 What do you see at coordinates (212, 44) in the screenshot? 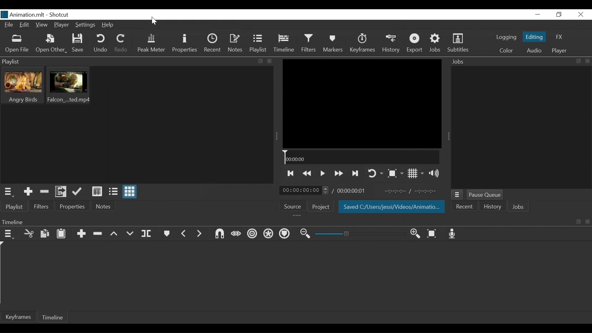
I see `Recent` at bounding box center [212, 44].